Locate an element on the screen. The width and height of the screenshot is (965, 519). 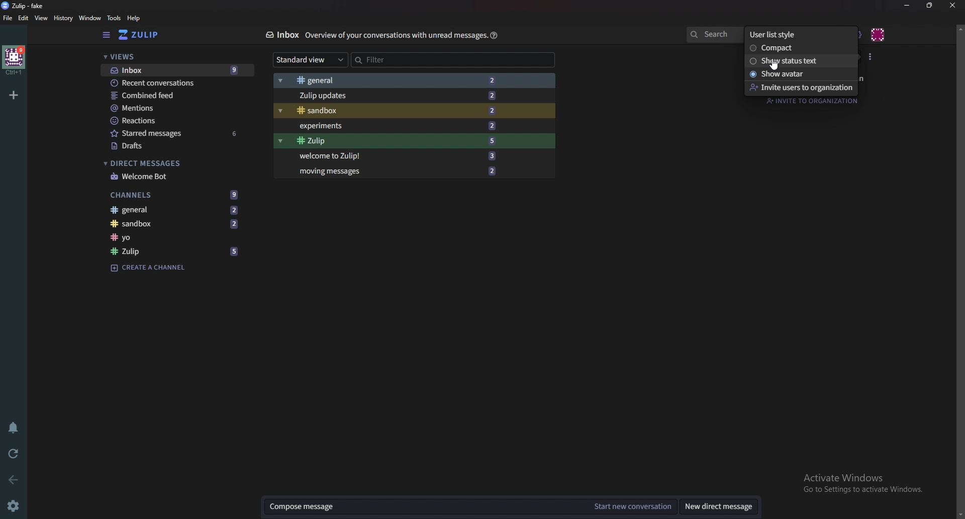
Recent conversations is located at coordinates (172, 83).